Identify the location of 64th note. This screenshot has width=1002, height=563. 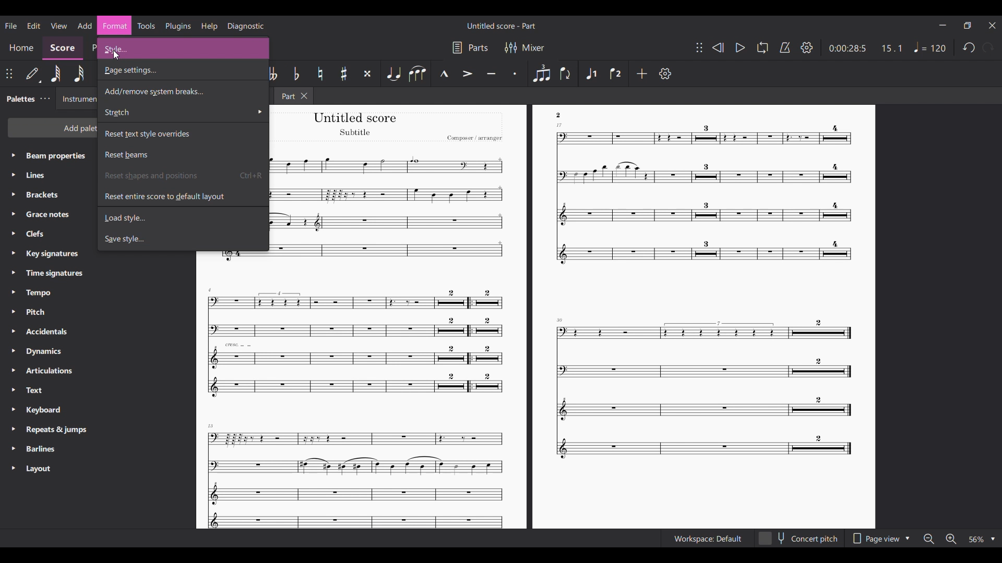
(56, 74).